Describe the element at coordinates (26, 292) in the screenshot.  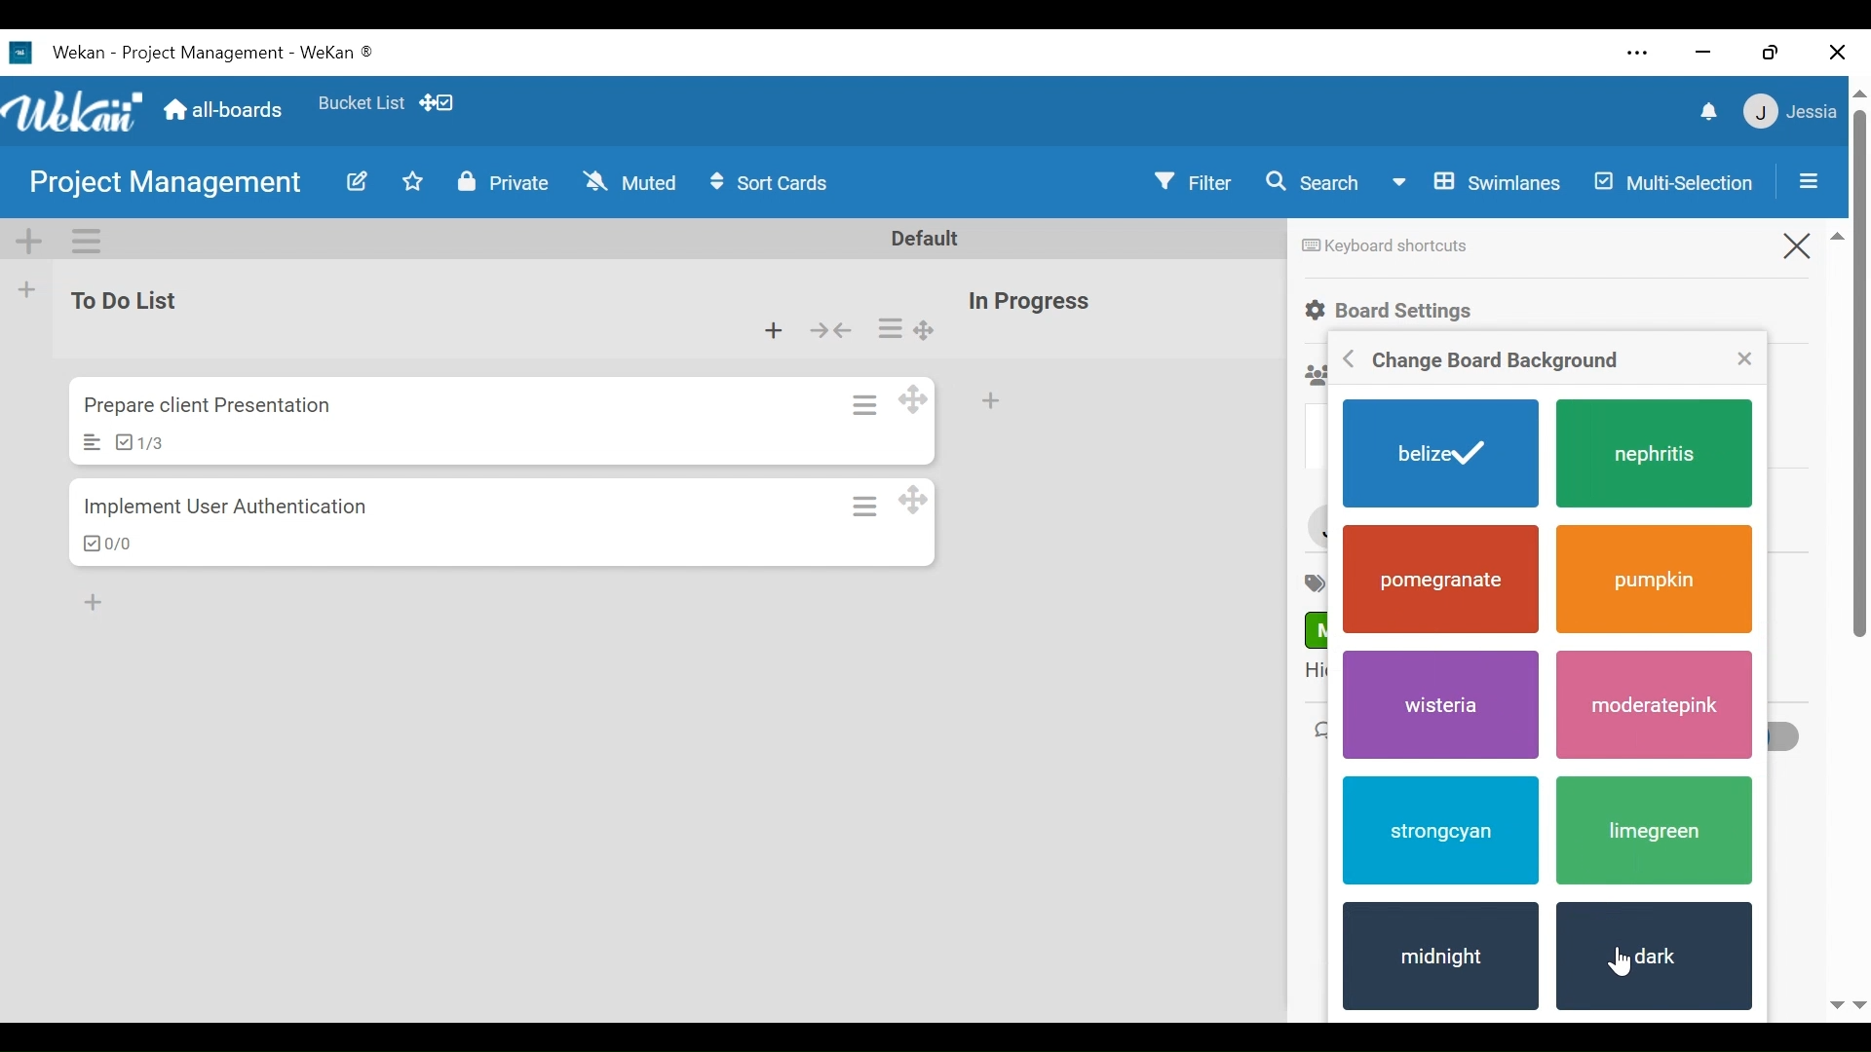
I see `Add List` at that location.